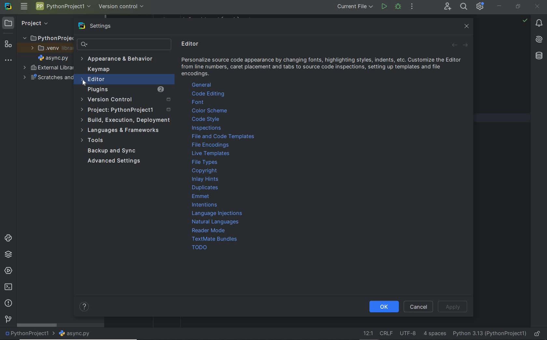  What do you see at coordinates (408, 333) in the screenshot?
I see `file encoding` at bounding box center [408, 333].